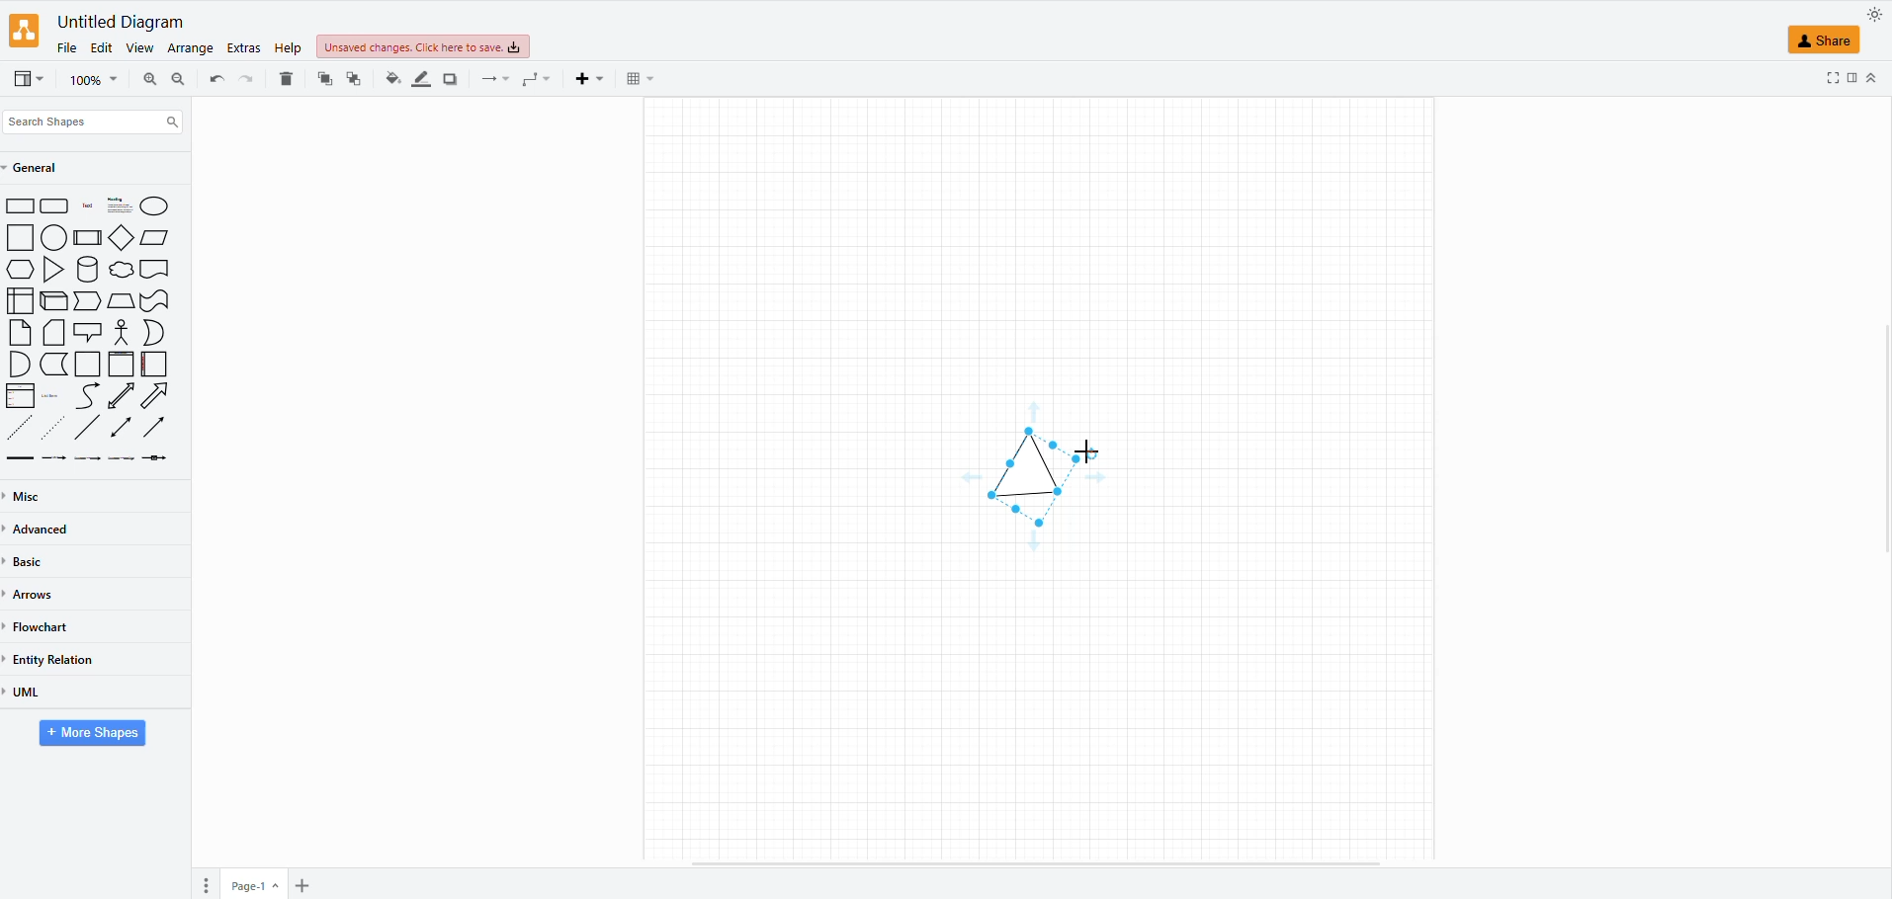 Image resolution: width=1892 pixels, height=899 pixels. What do you see at coordinates (39, 594) in the screenshot?
I see `arrows` at bounding box center [39, 594].